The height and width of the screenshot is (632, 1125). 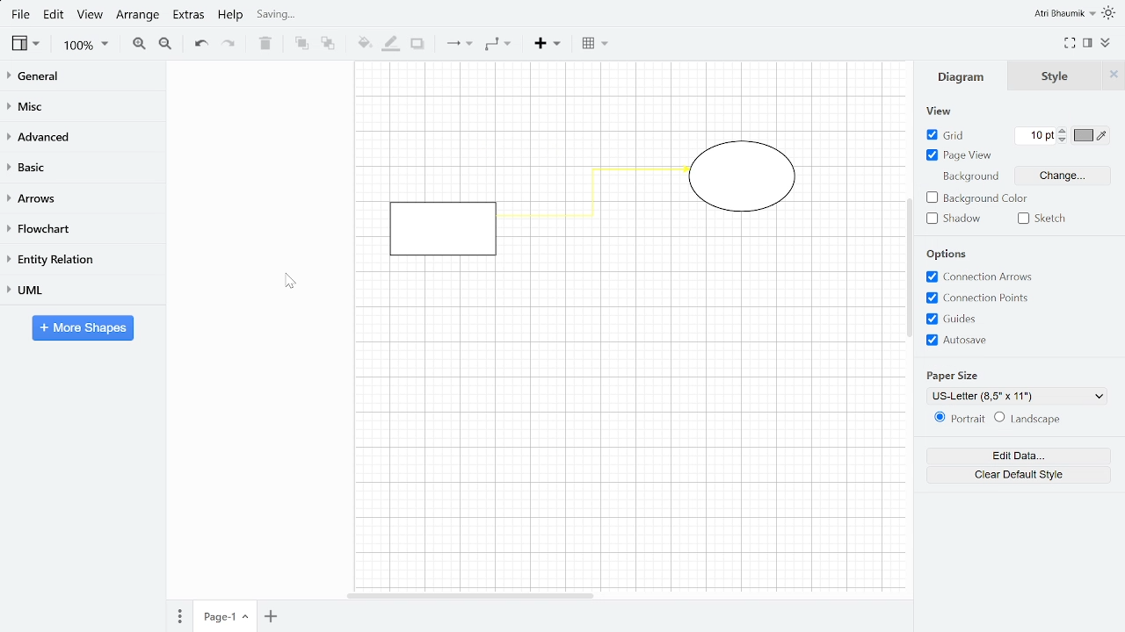 What do you see at coordinates (1088, 134) in the screenshot?
I see `Grid color` at bounding box center [1088, 134].